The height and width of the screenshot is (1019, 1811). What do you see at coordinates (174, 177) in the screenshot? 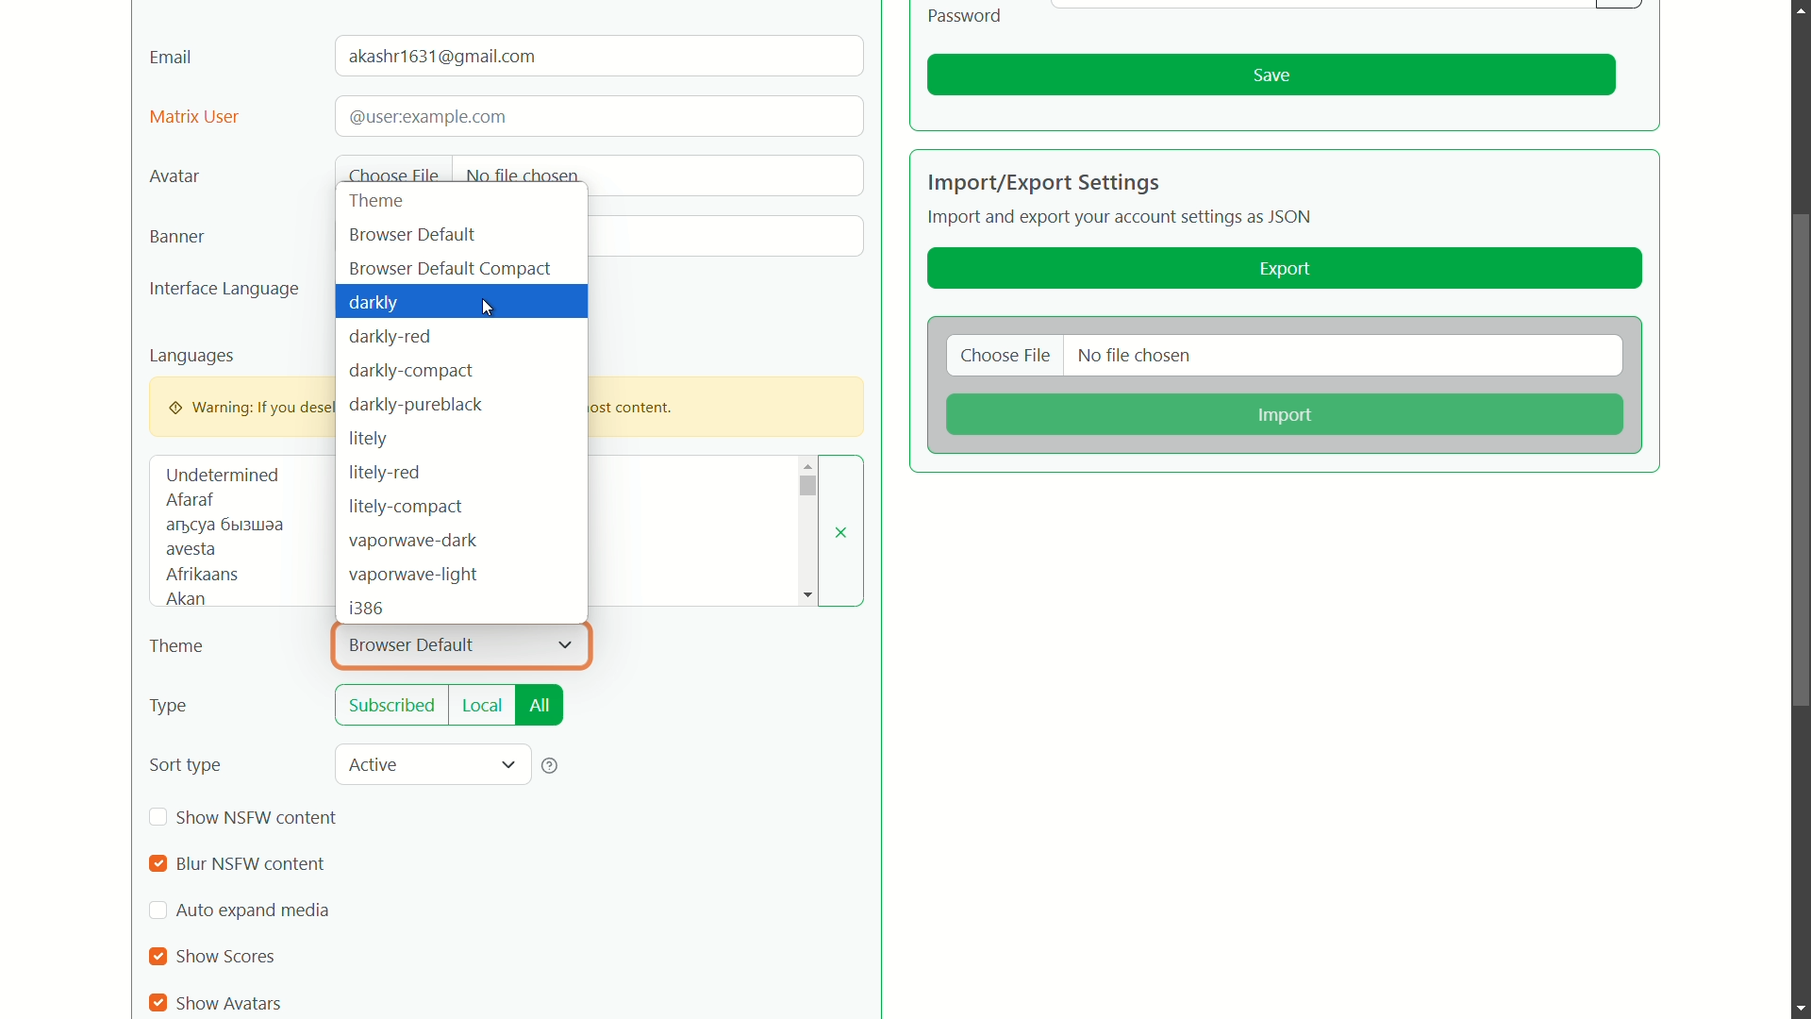
I see `avatar` at bounding box center [174, 177].